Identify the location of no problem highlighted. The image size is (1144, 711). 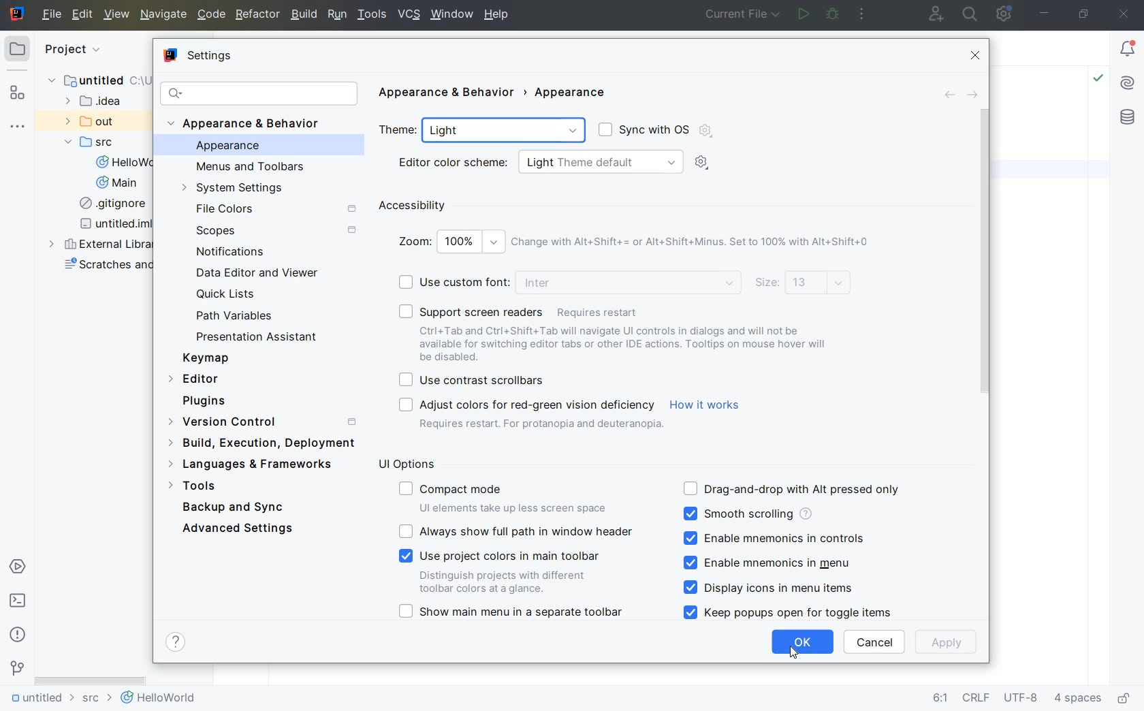
(1098, 77).